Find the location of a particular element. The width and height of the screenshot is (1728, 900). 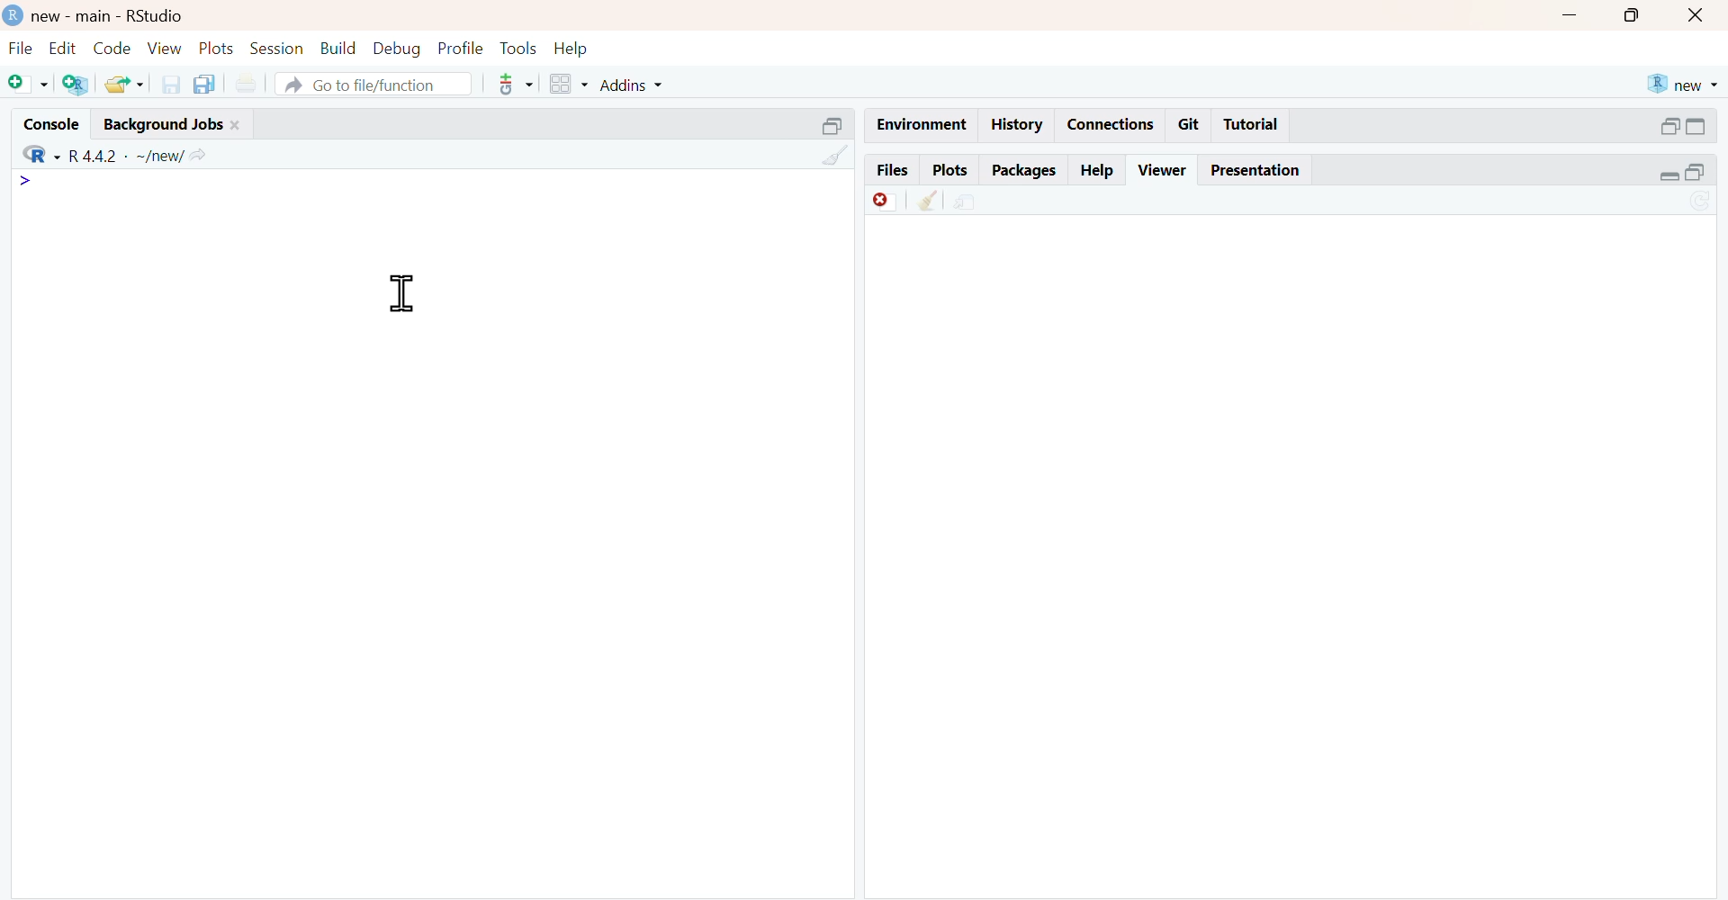

minimise is located at coordinates (1569, 14).